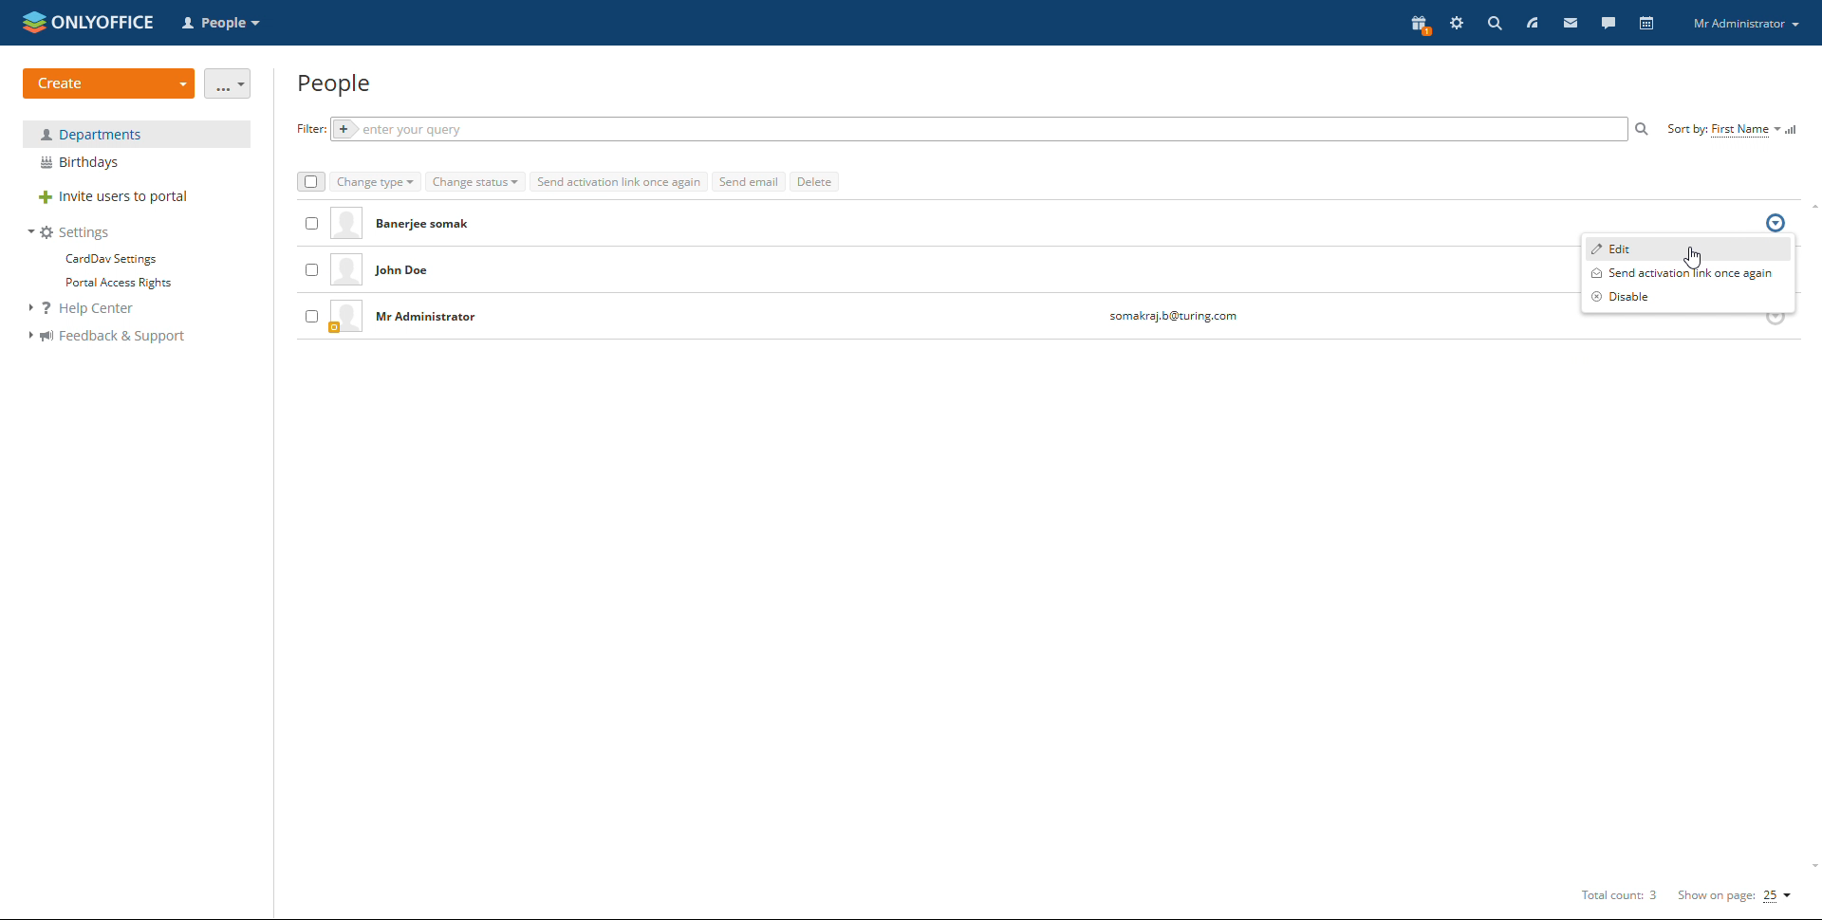 Image resolution: width=1822 pixels, height=920 pixels. Describe the element at coordinates (1569, 23) in the screenshot. I see `mail` at that location.